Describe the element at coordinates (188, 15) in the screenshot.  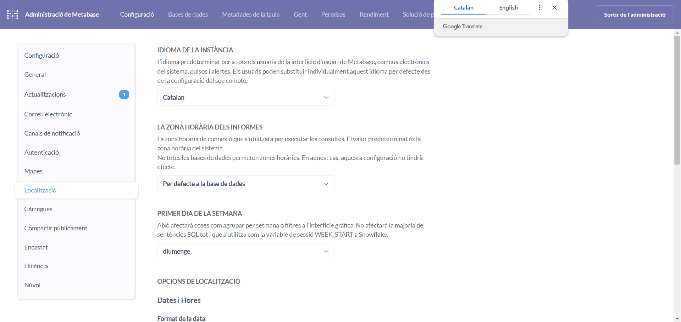
I see `Bases de dades` at that location.